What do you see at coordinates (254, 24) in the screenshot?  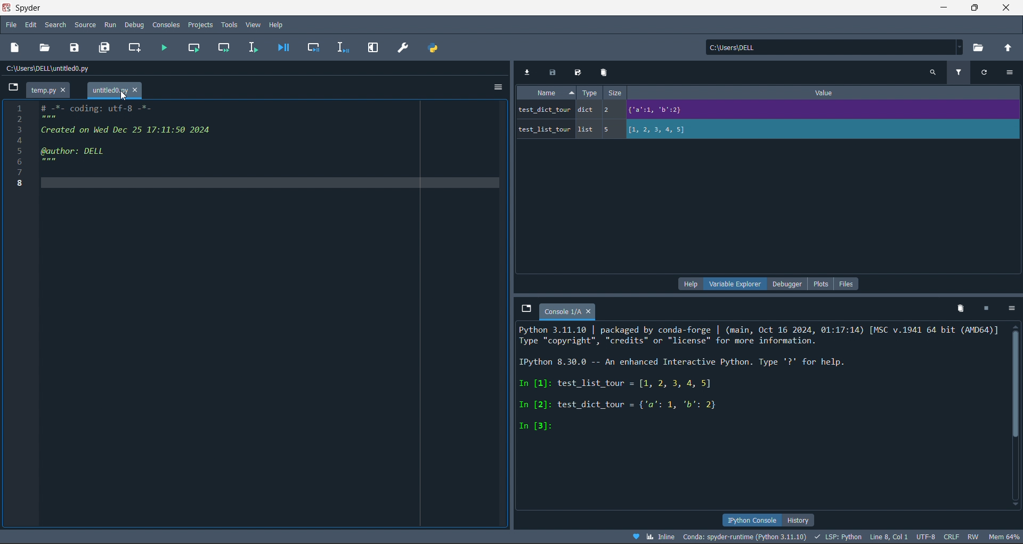 I see `view` at bounding box center [254, 24].